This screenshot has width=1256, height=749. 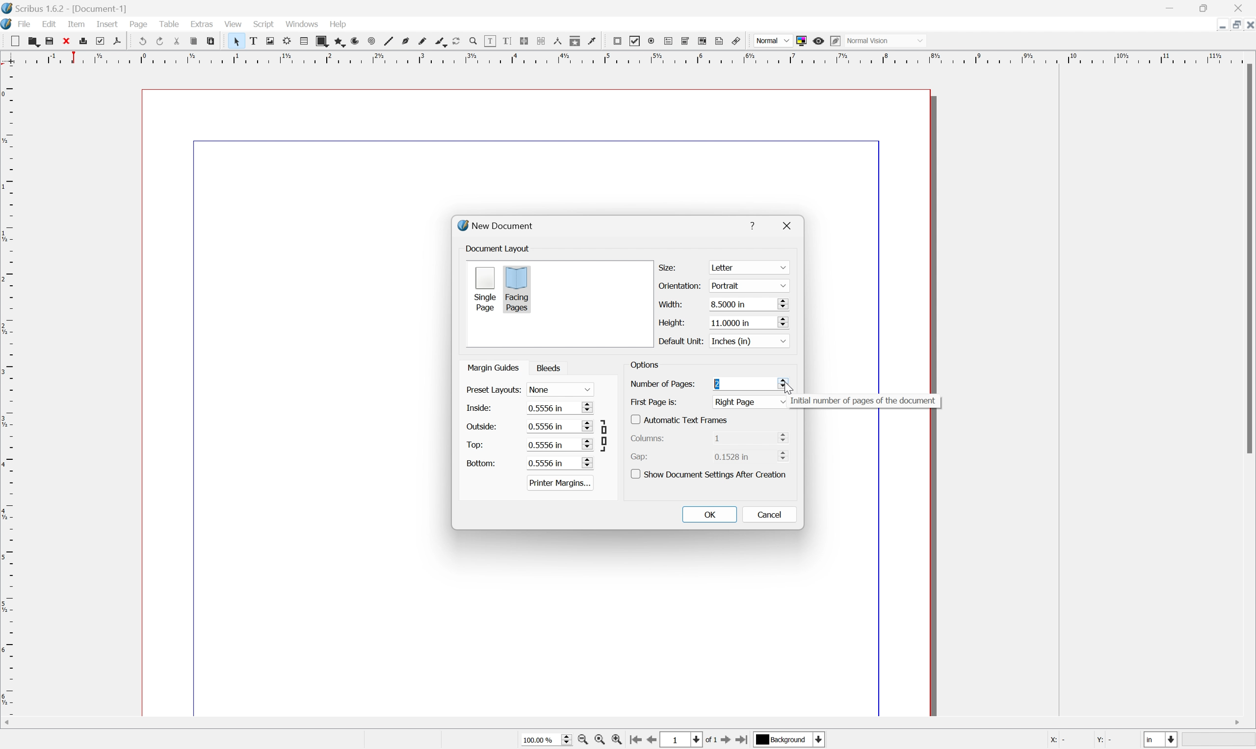 I want to click on columns:, so click(x=651, y=437).